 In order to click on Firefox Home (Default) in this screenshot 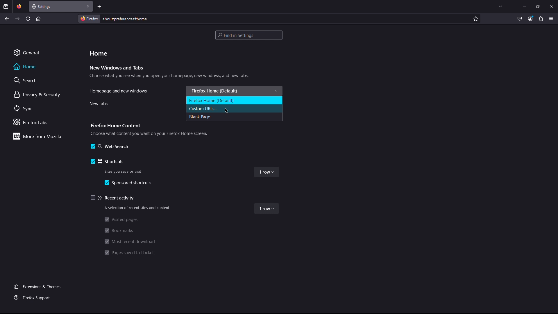, I will do `click(234, 100)`.